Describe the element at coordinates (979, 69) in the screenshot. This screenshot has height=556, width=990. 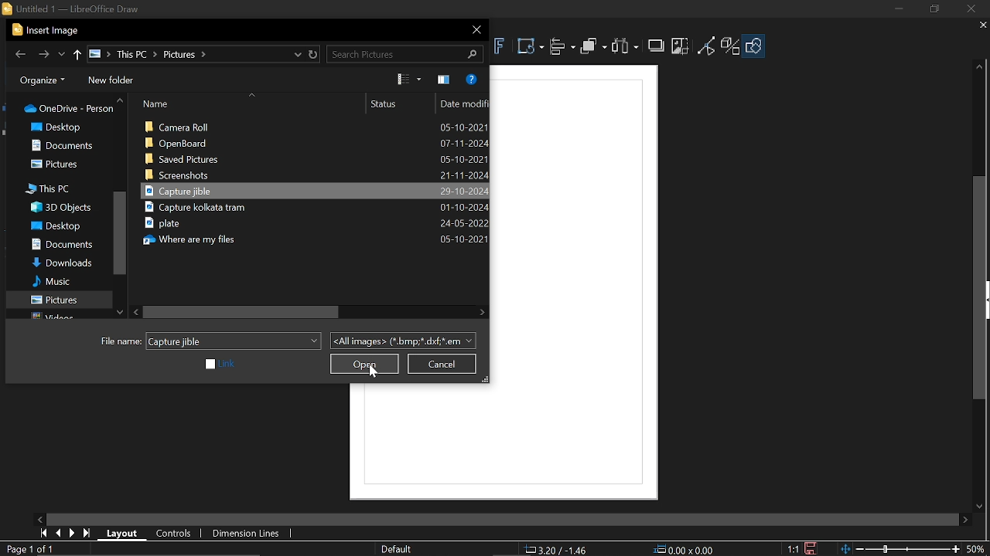
I see `Move up` at that location.